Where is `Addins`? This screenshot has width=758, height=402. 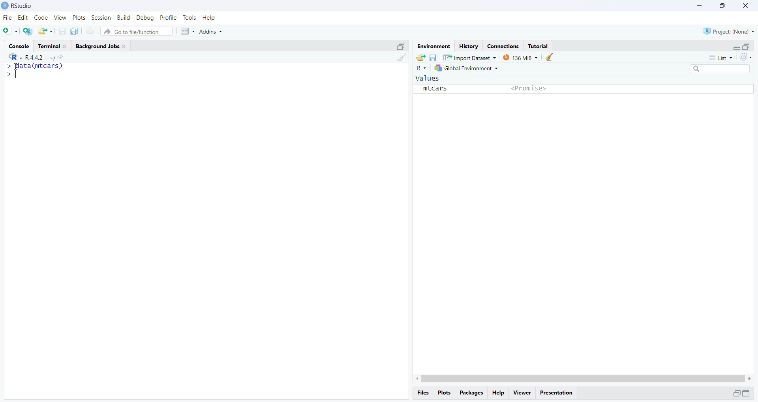
Addins is located at coordinates (213, 30).